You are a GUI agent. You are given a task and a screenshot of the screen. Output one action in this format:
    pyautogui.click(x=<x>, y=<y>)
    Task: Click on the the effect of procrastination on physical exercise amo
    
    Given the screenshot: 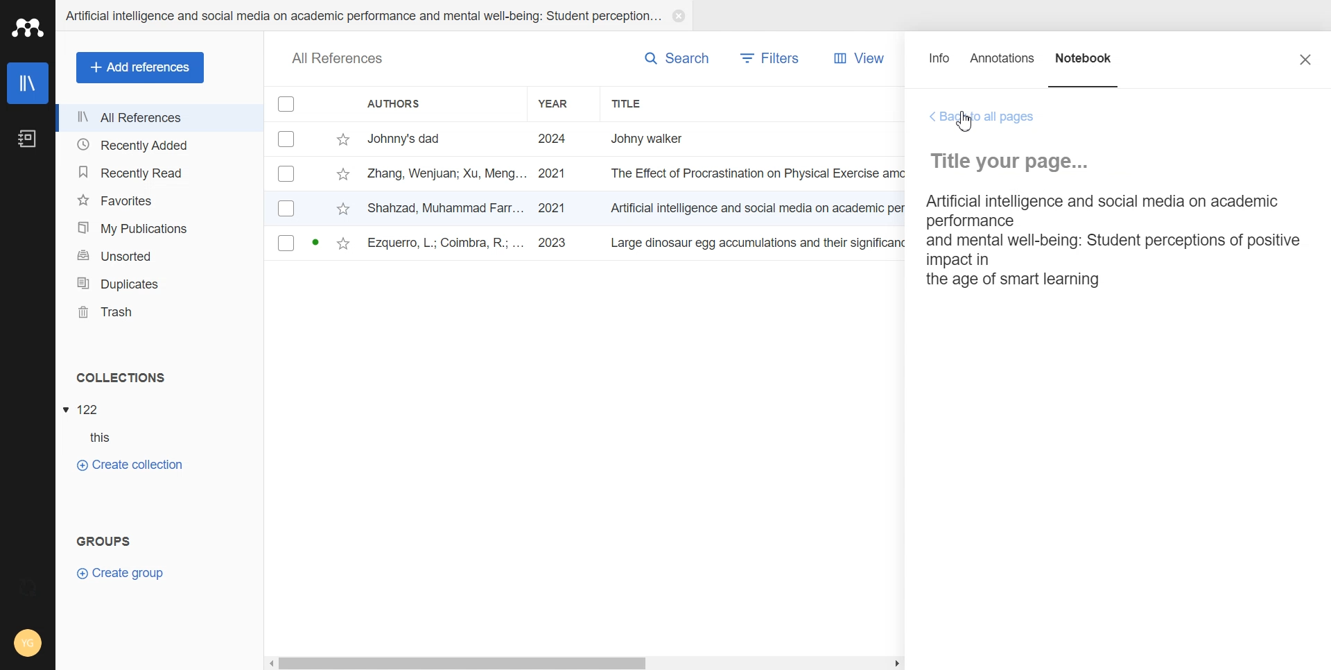 What is the action you would take?
    pyautogui.click(x=759, y=173)
    